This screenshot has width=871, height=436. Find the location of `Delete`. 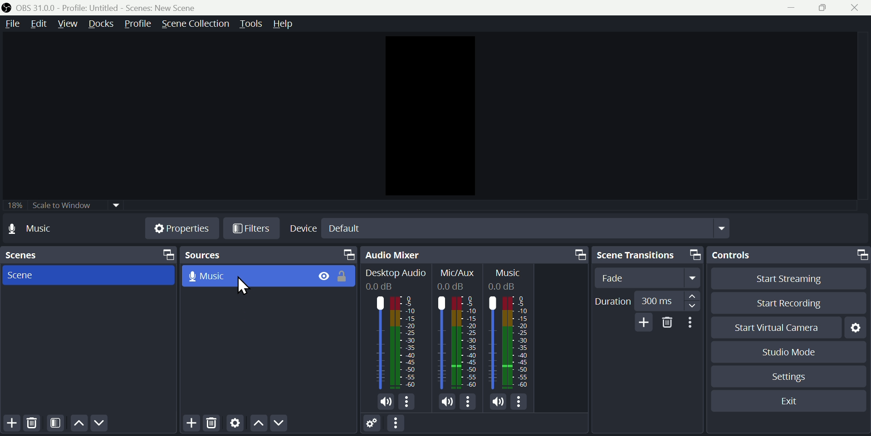

Delete is located at coordinates (667, 323).